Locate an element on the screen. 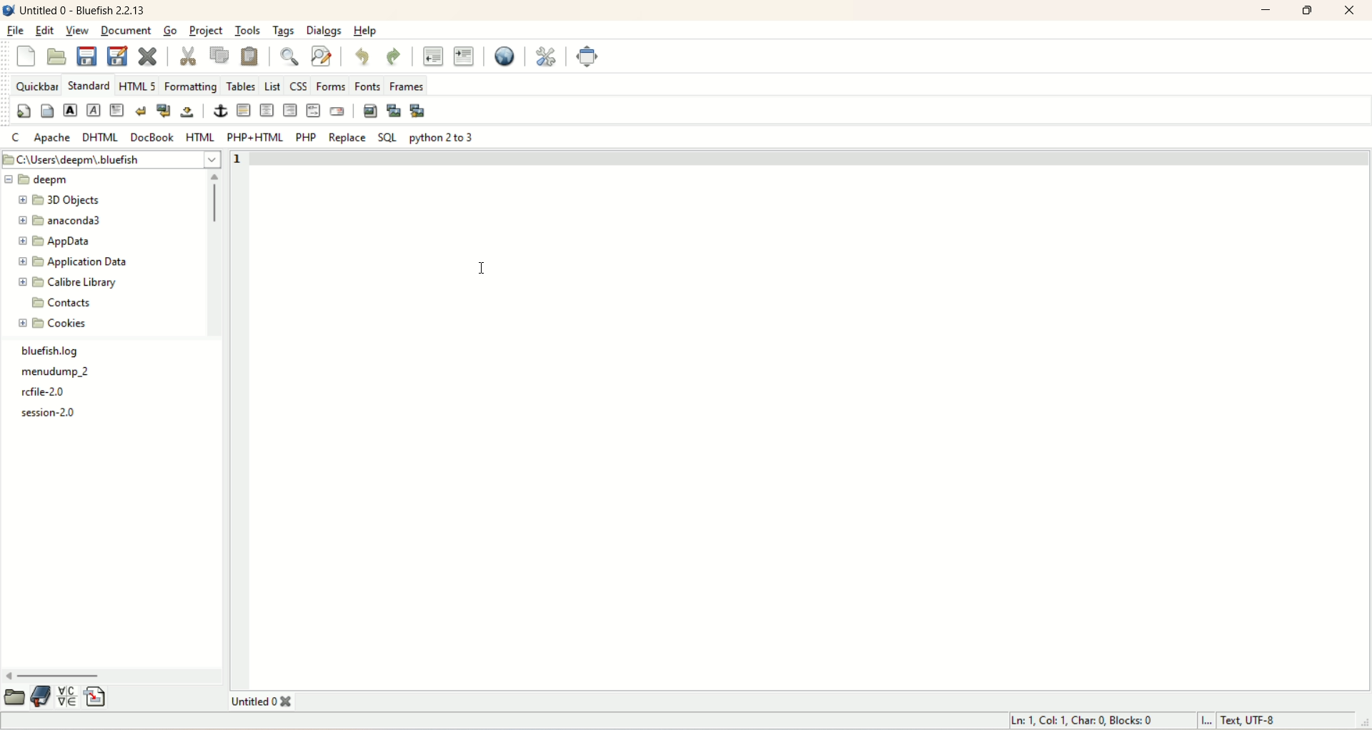 The width and height of the screenshot is (1372, 730). paragraph is located at coordinates (120, 110).